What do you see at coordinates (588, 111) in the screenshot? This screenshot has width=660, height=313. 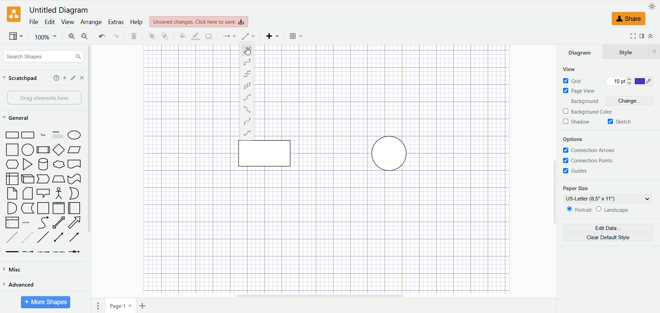 I see `background color` at bounding box center [588, 111].